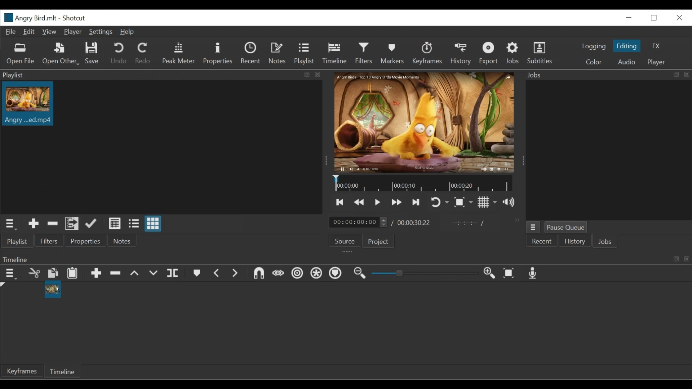 This screenshot has height=389, width=692. I want to click on Properties, so click(218, 53).